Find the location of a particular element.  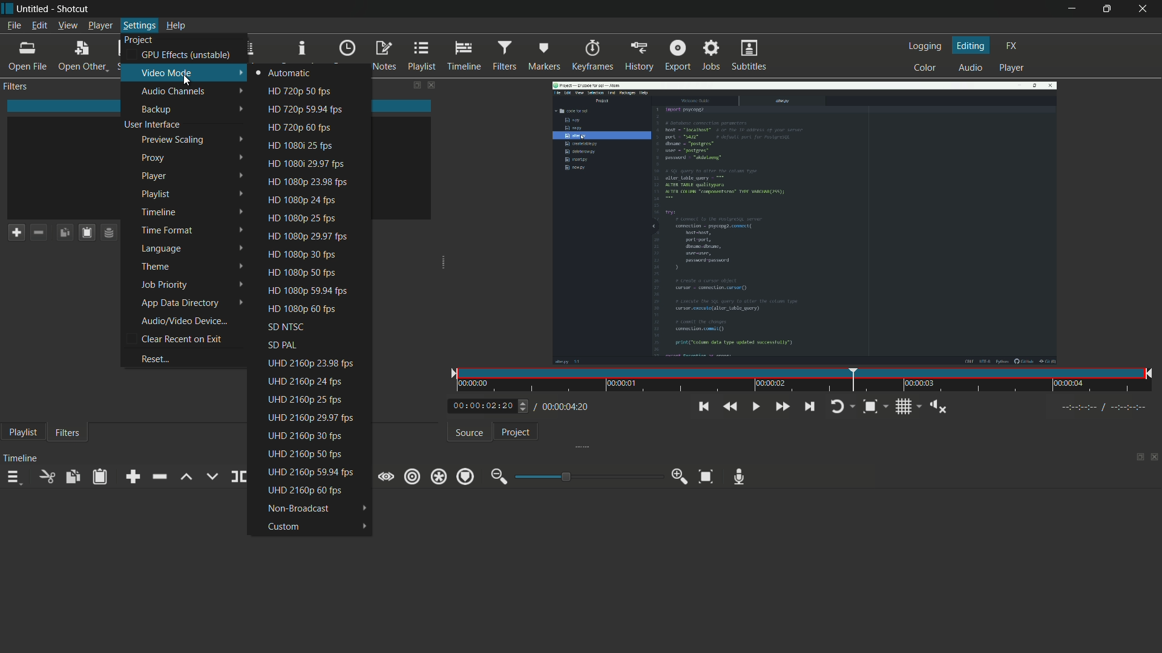

toggle player looping is located at coordinates (842, 406).